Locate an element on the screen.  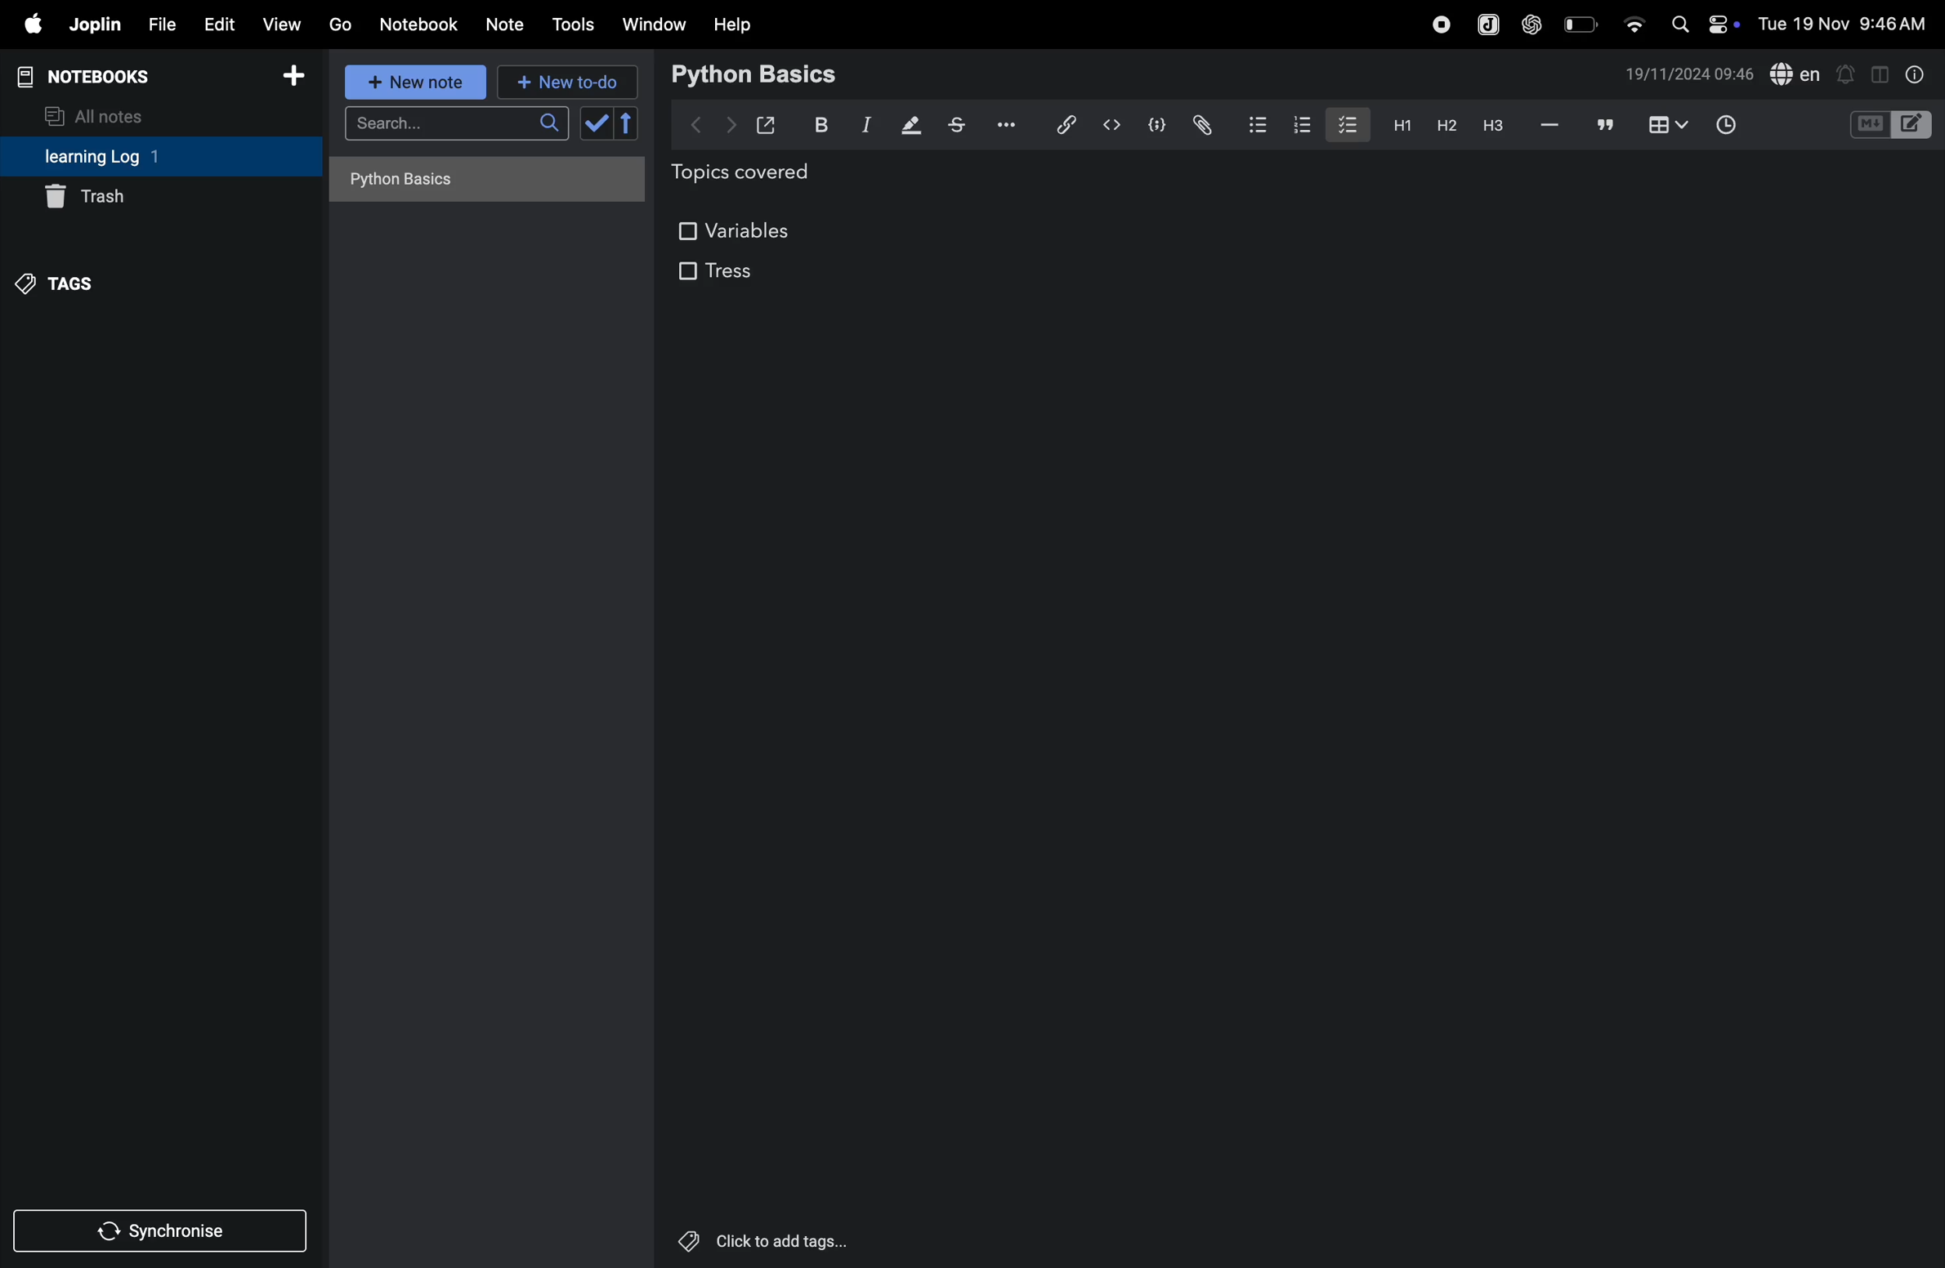
hifen is located at coordinates (1550, 126).